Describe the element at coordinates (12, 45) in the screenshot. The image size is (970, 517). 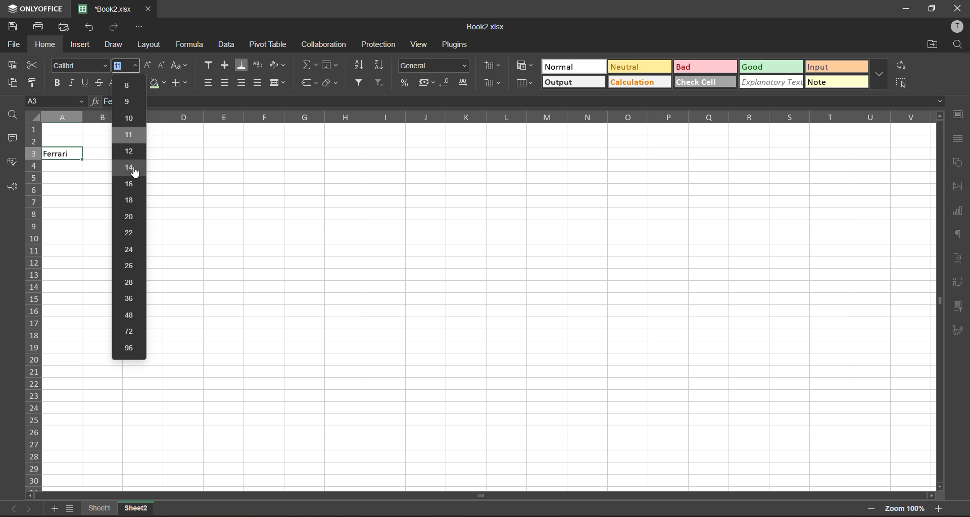
I see `file` at that location.